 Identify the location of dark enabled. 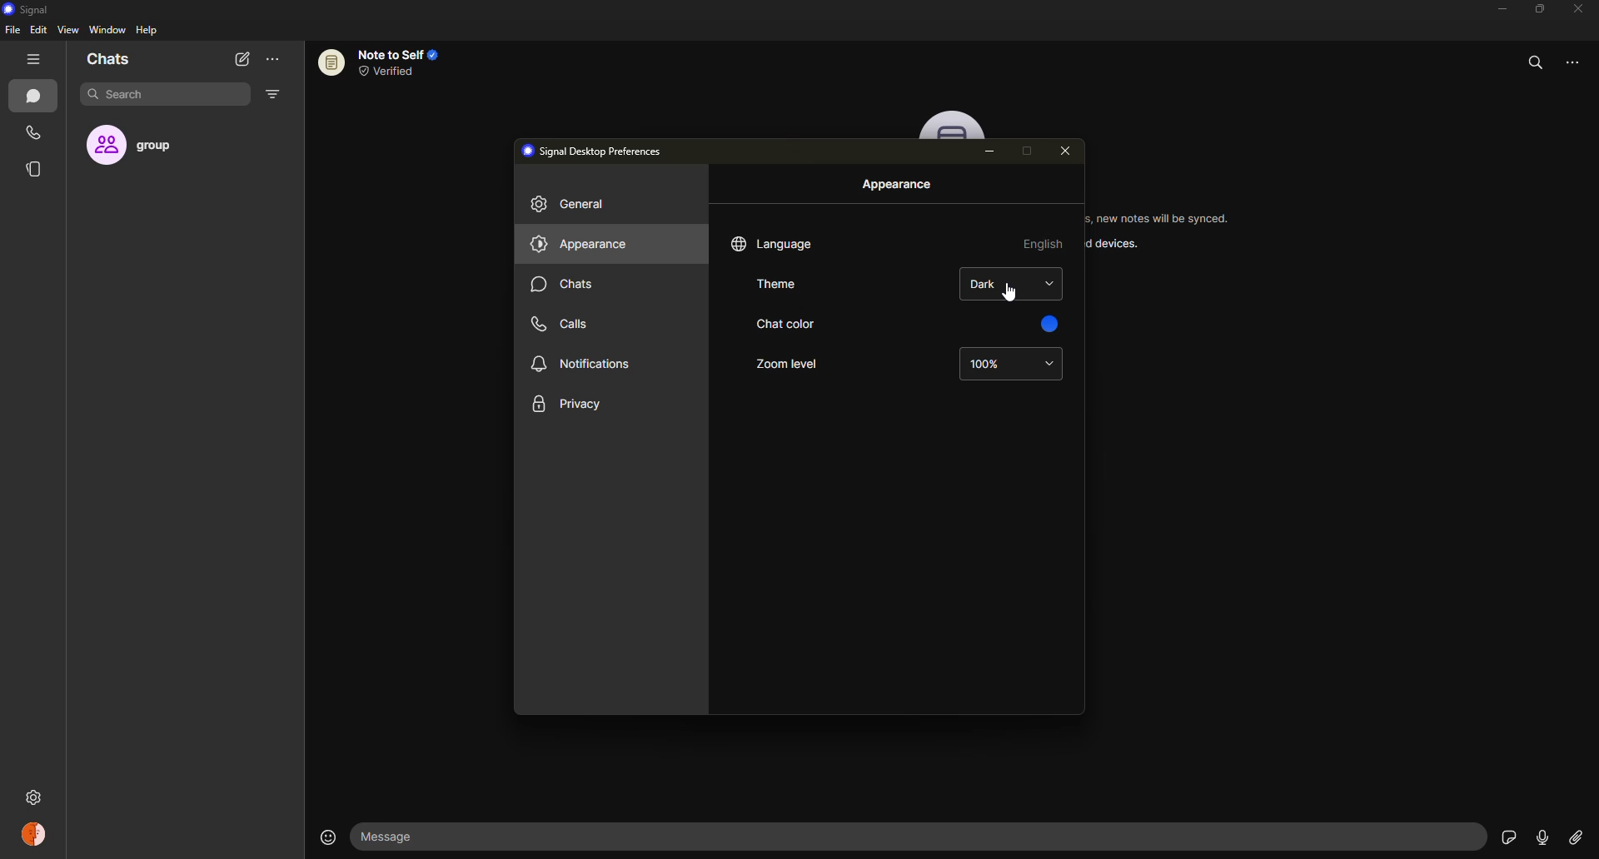
(985, 282).